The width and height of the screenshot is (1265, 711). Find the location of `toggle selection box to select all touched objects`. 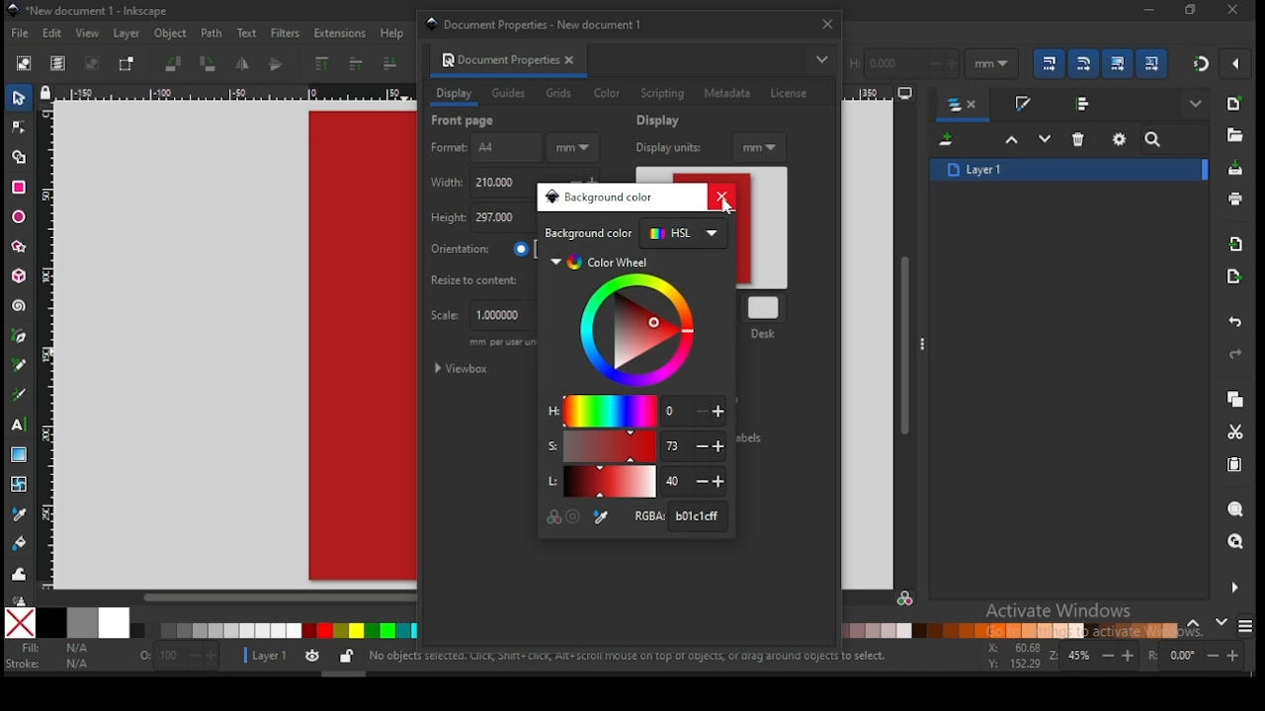

toggle selection box to select all touched objects is located at coordinates (126, 64).